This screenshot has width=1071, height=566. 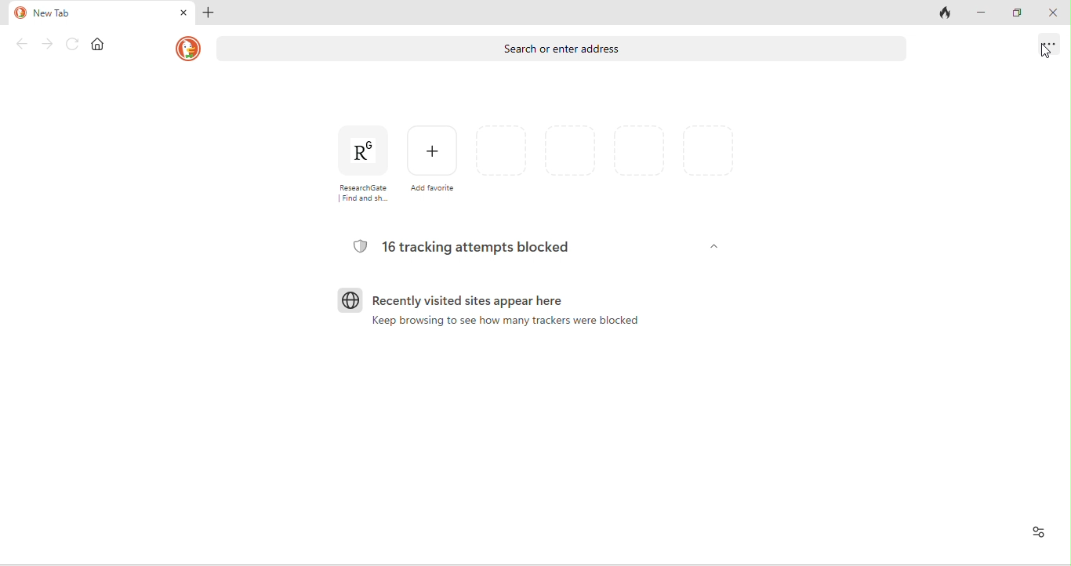 What do you see at coordinates (490, 316) in the screenshot?
I see `recently visited sites appear here keep browsing to see how many trackers were blocked` at bounding box center [490, 316].